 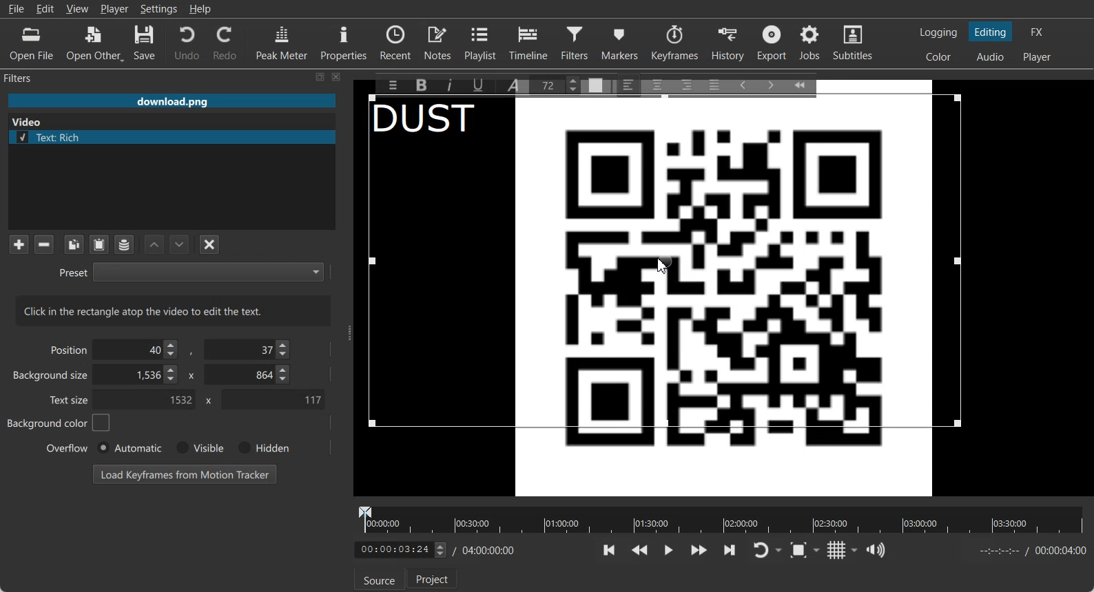 What do you see at coordinates (16, 9) in the screenshot?
I see `File` at bounding box center [16, 9].